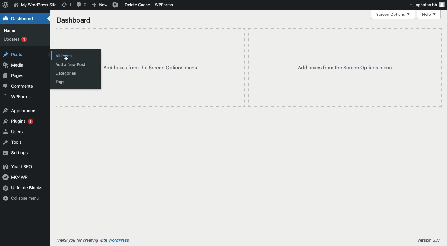  What do you see at coordinates (66, 74) in the screenshot?
I see `categories` at bounding box center [66, 74].